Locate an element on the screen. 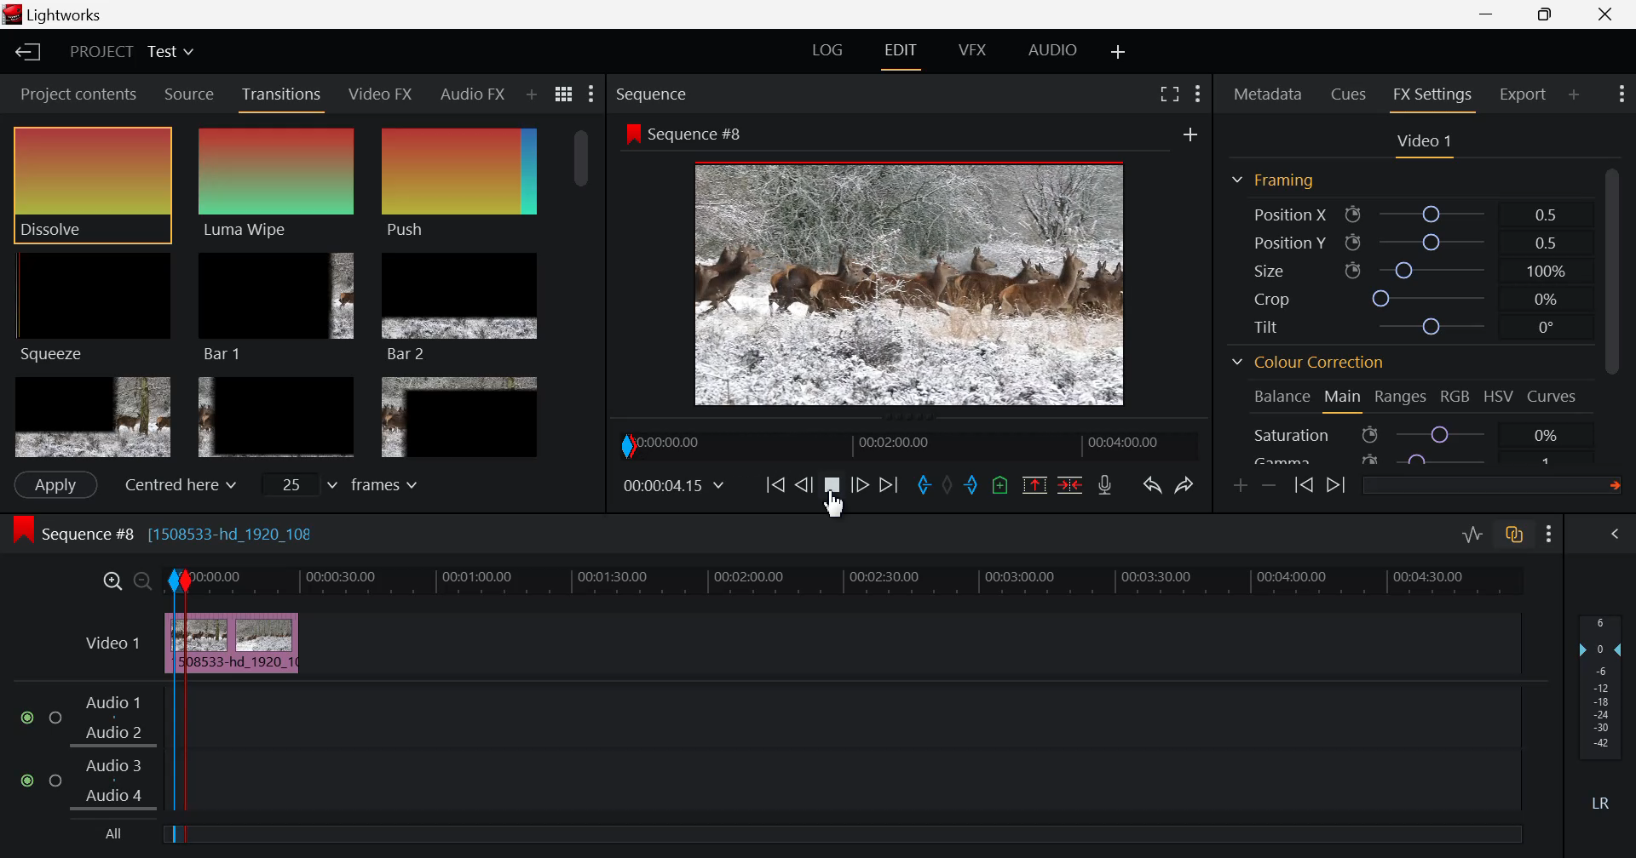 The image size is (1636, 858). Undo is located at coordinates (1150, 483).